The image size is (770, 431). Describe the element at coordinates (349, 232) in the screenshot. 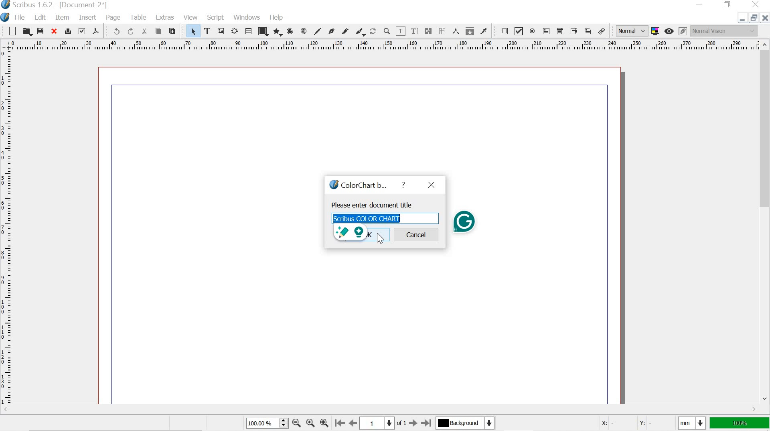

I see `grammerly popup` at that location.